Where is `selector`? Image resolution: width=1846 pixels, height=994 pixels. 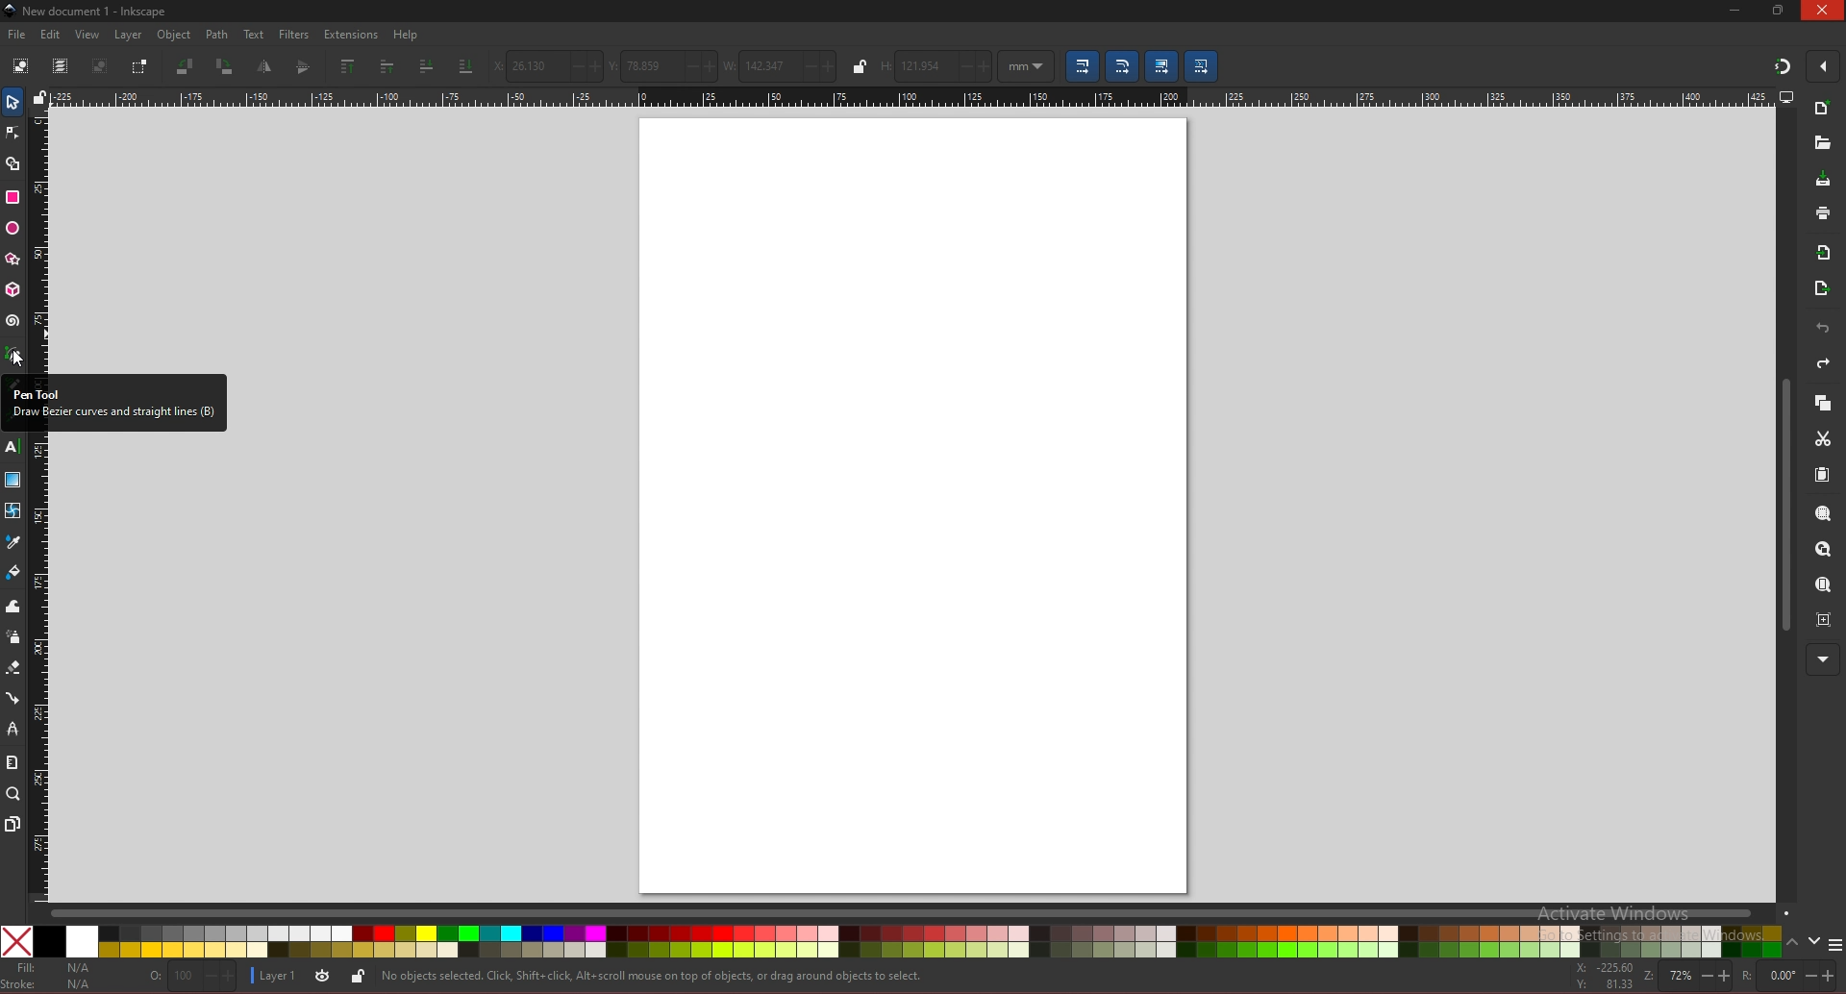
selector is located at coordinates (12, 102).